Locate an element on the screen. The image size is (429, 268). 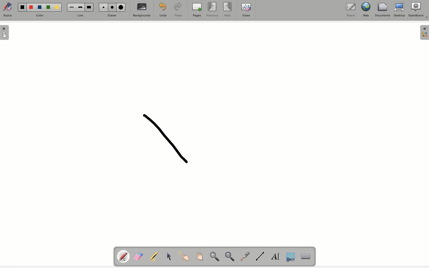
Large is located at coordinates (90, 7).